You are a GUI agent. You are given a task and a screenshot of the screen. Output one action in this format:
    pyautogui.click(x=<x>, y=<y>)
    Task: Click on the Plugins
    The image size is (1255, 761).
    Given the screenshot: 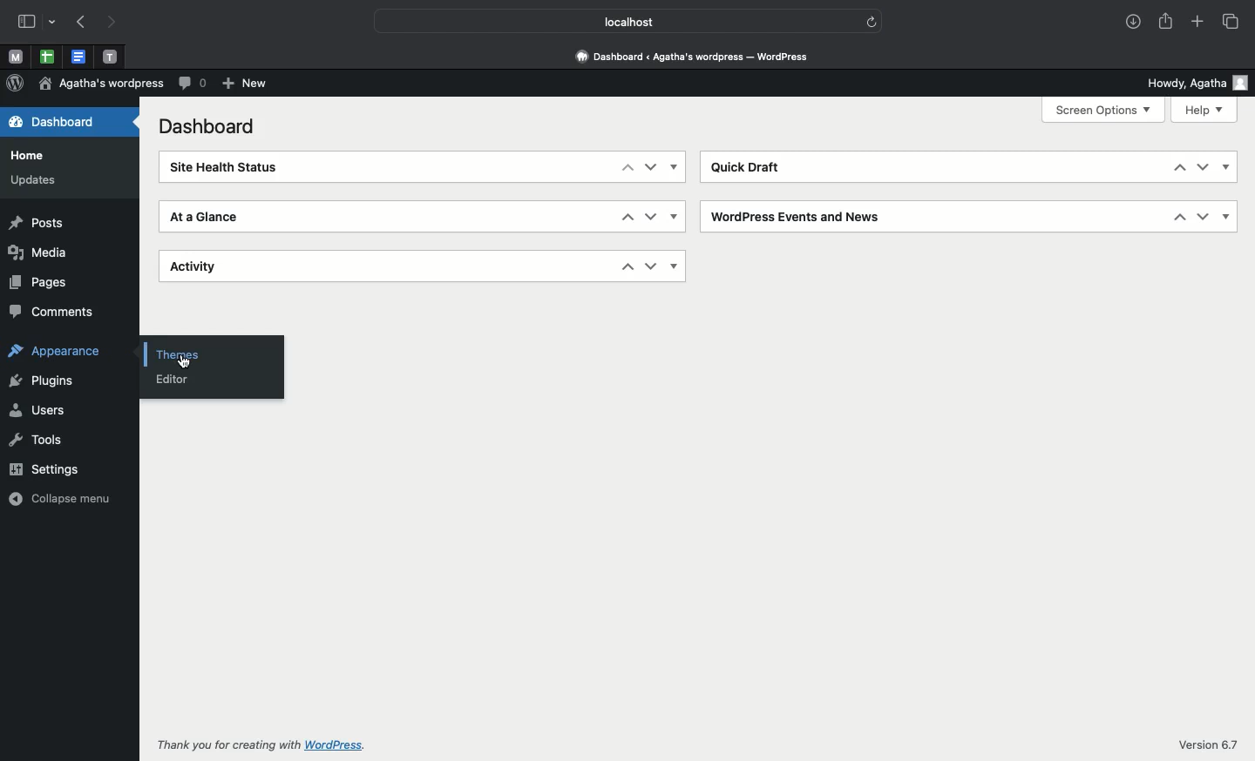 What is the action you would take?
    pyautogui.click(x=42, y=381)
    